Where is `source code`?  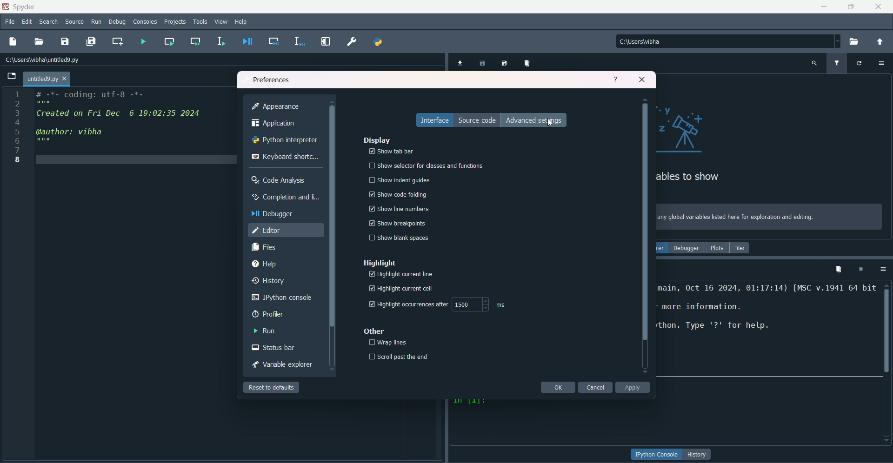
source code is located at coordinates (478, 120).